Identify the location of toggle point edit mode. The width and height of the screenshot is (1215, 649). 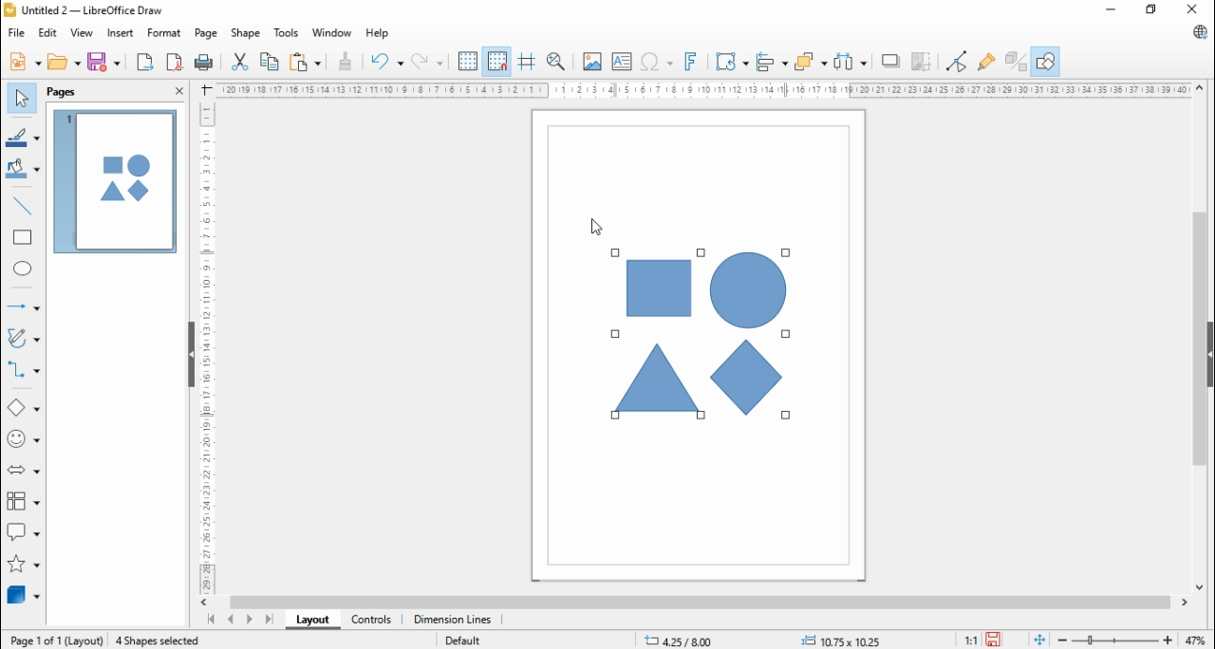
(958, 61).